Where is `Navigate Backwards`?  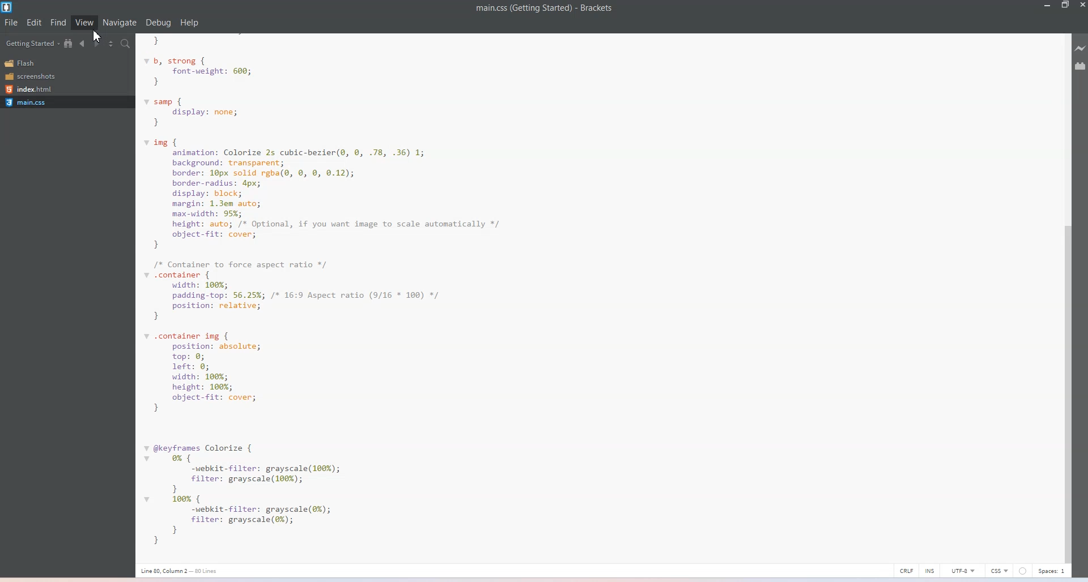 Navigate Backwards is located at coordinates (84, 44).